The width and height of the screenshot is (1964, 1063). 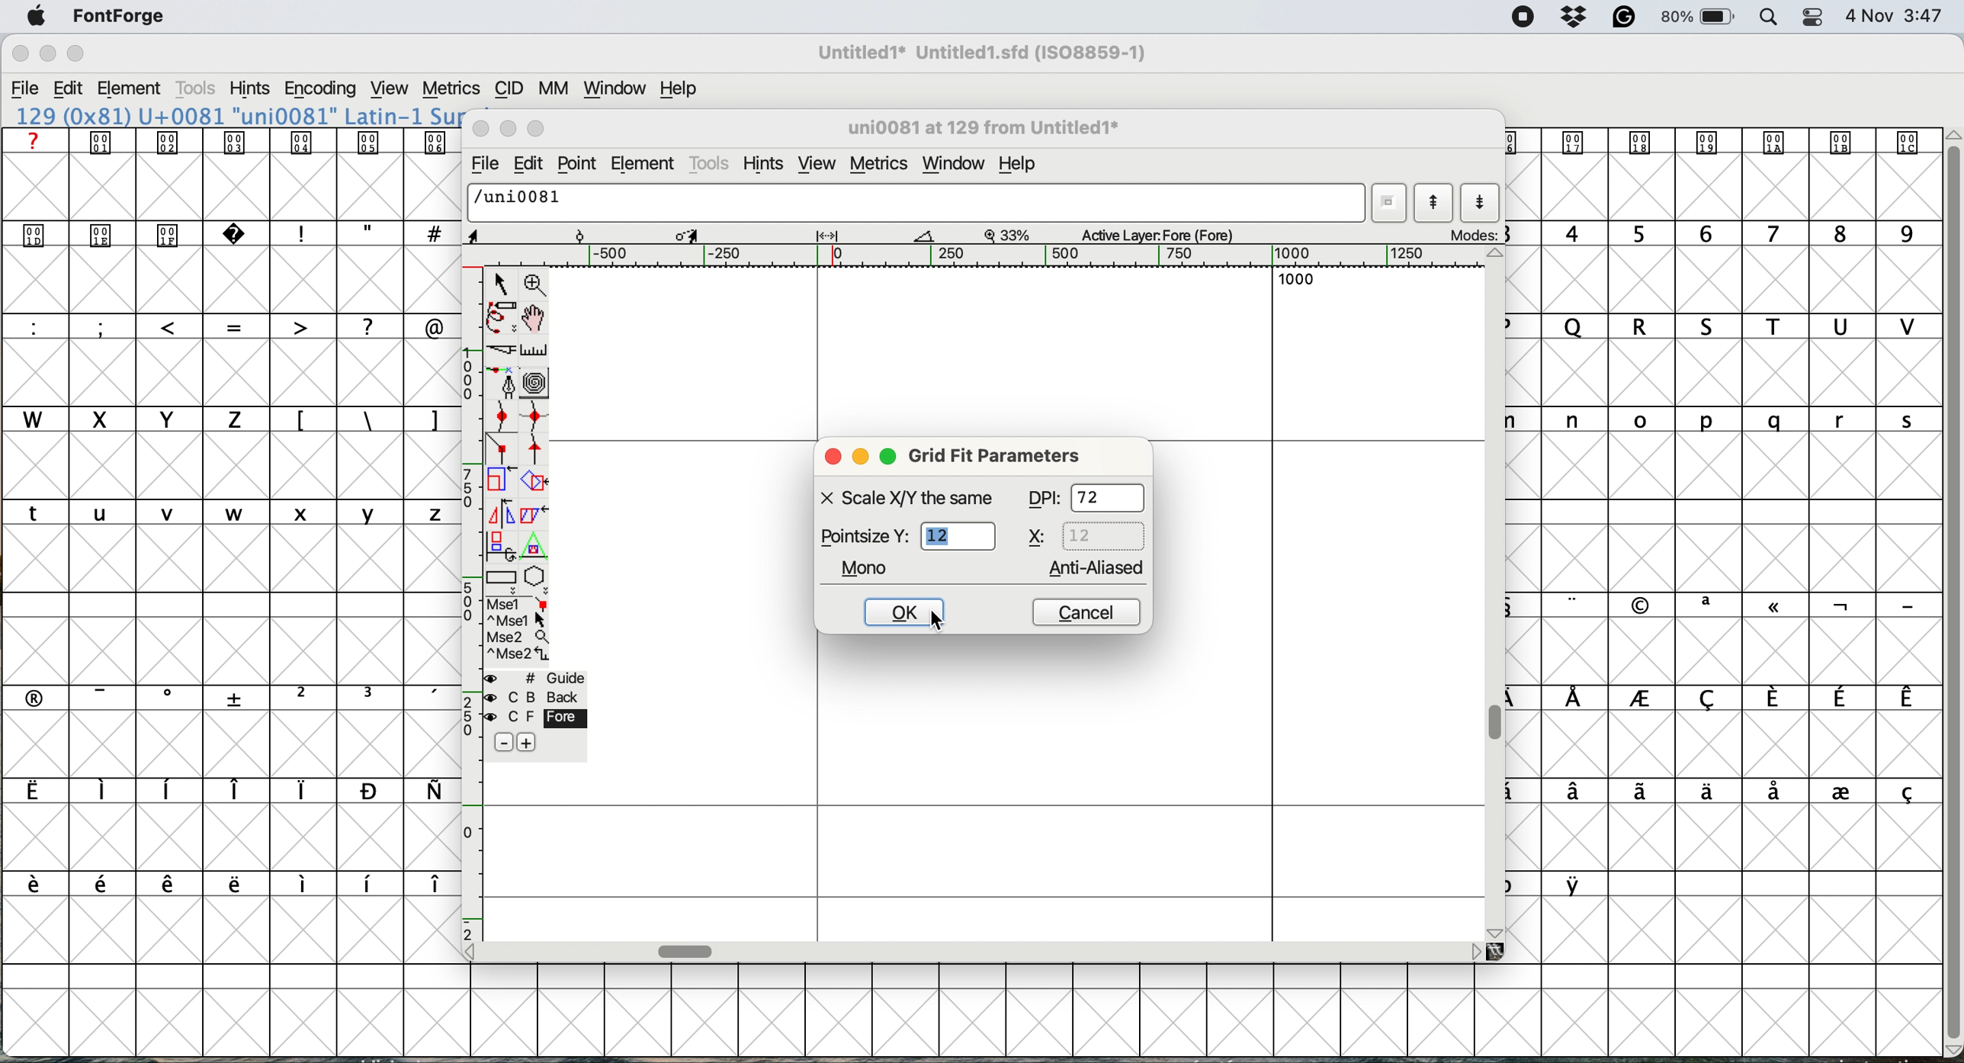 What do you see at coordinates (198, 88) in the screenshot?
I see `Tools` at bounding box center [198, 88].